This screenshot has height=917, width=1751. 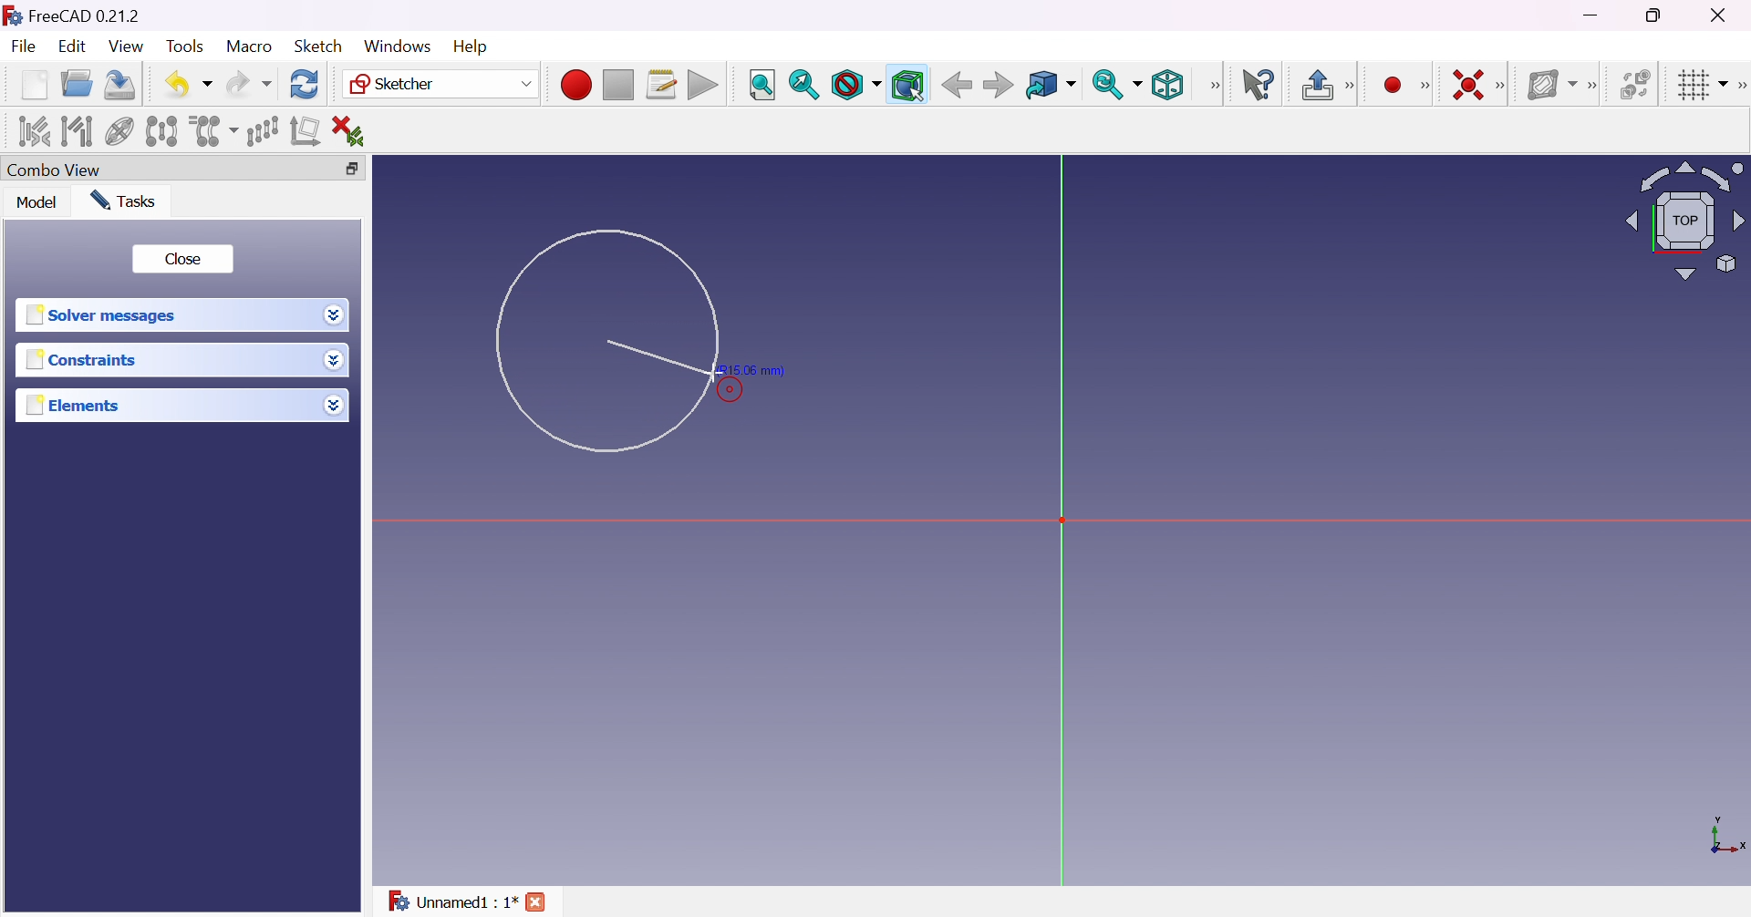 I want to click on Leave sketch, so click(x=1328, y=85).